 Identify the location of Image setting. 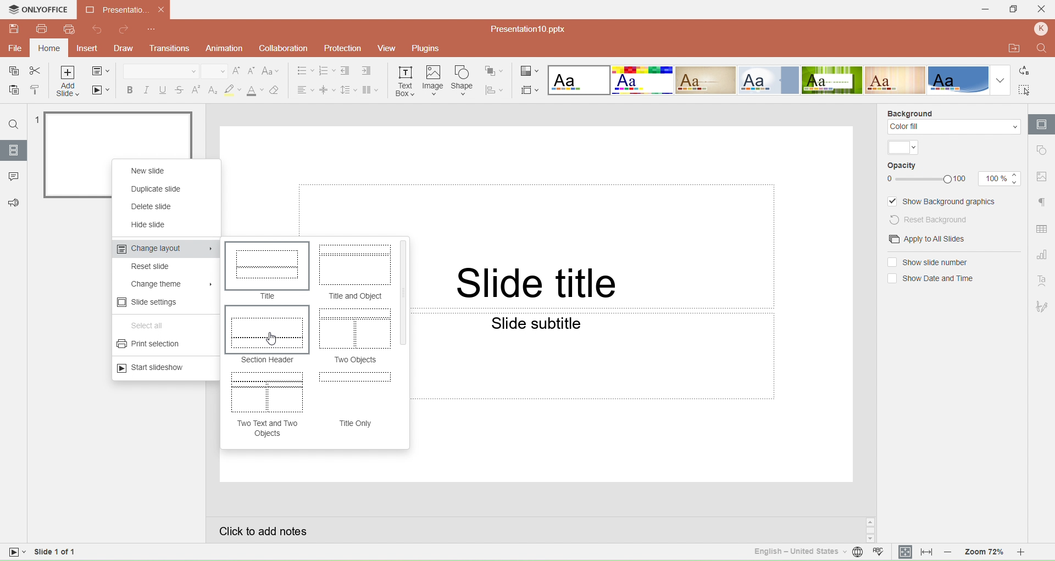
(1042, 177).